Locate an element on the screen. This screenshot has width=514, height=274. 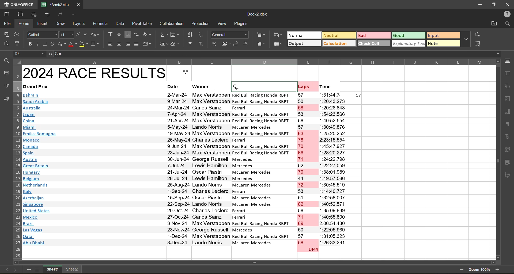
clear is located at coordinates (176, 44).